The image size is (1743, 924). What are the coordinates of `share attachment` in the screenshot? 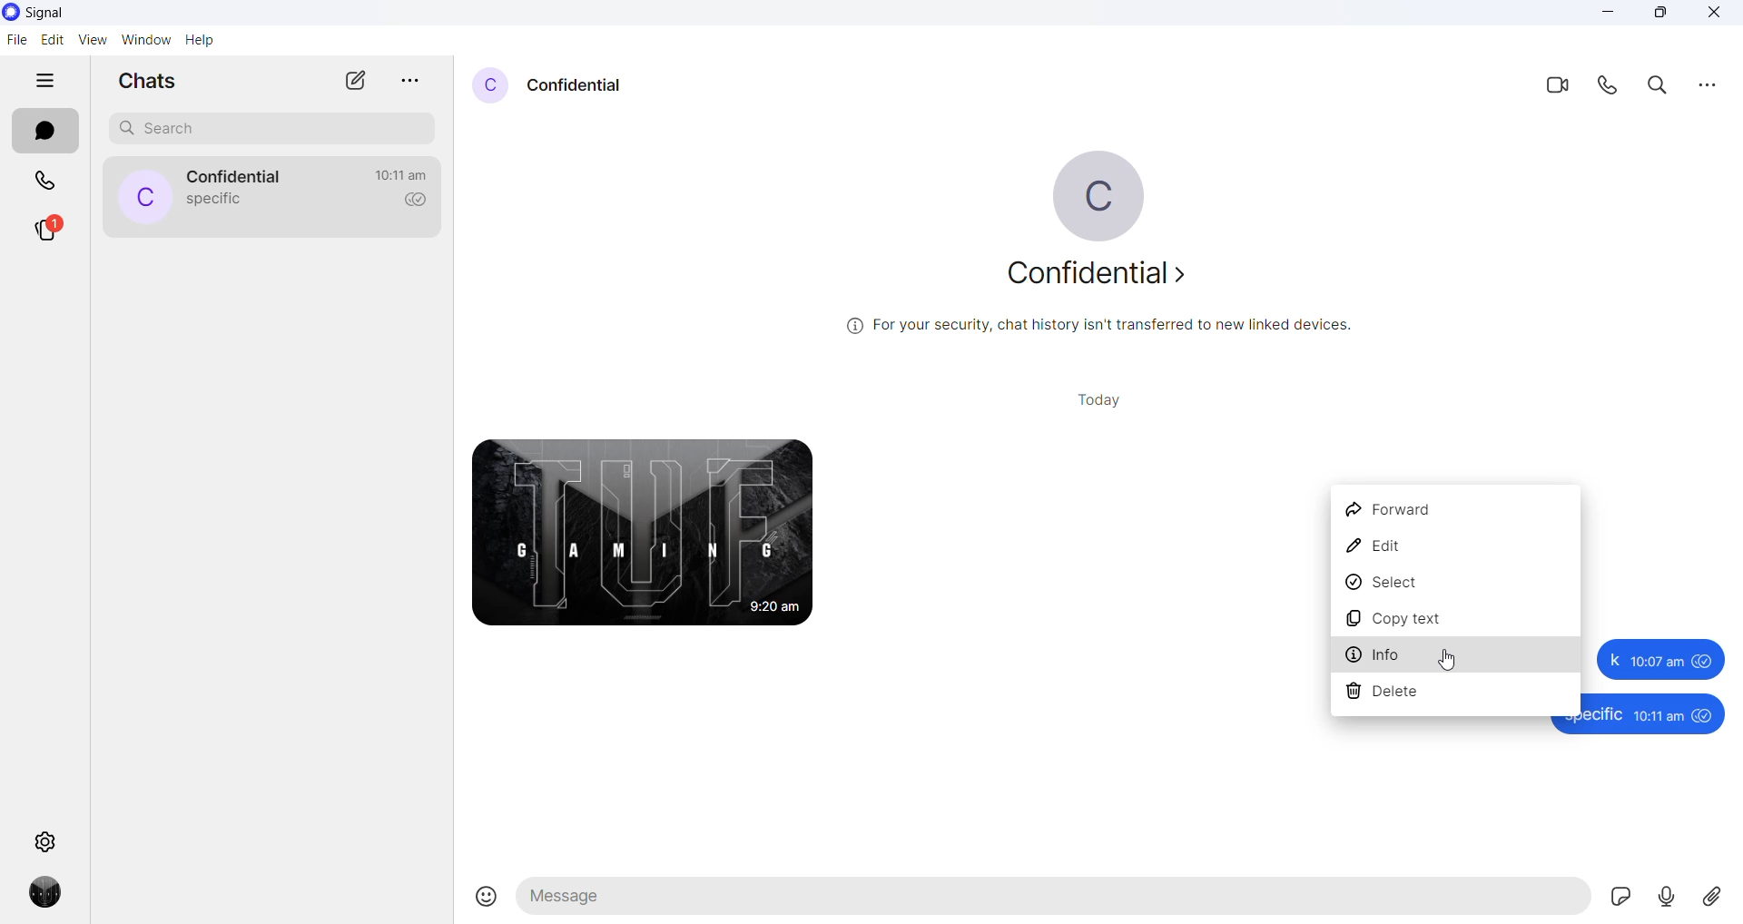 It's located at (1717, 897).